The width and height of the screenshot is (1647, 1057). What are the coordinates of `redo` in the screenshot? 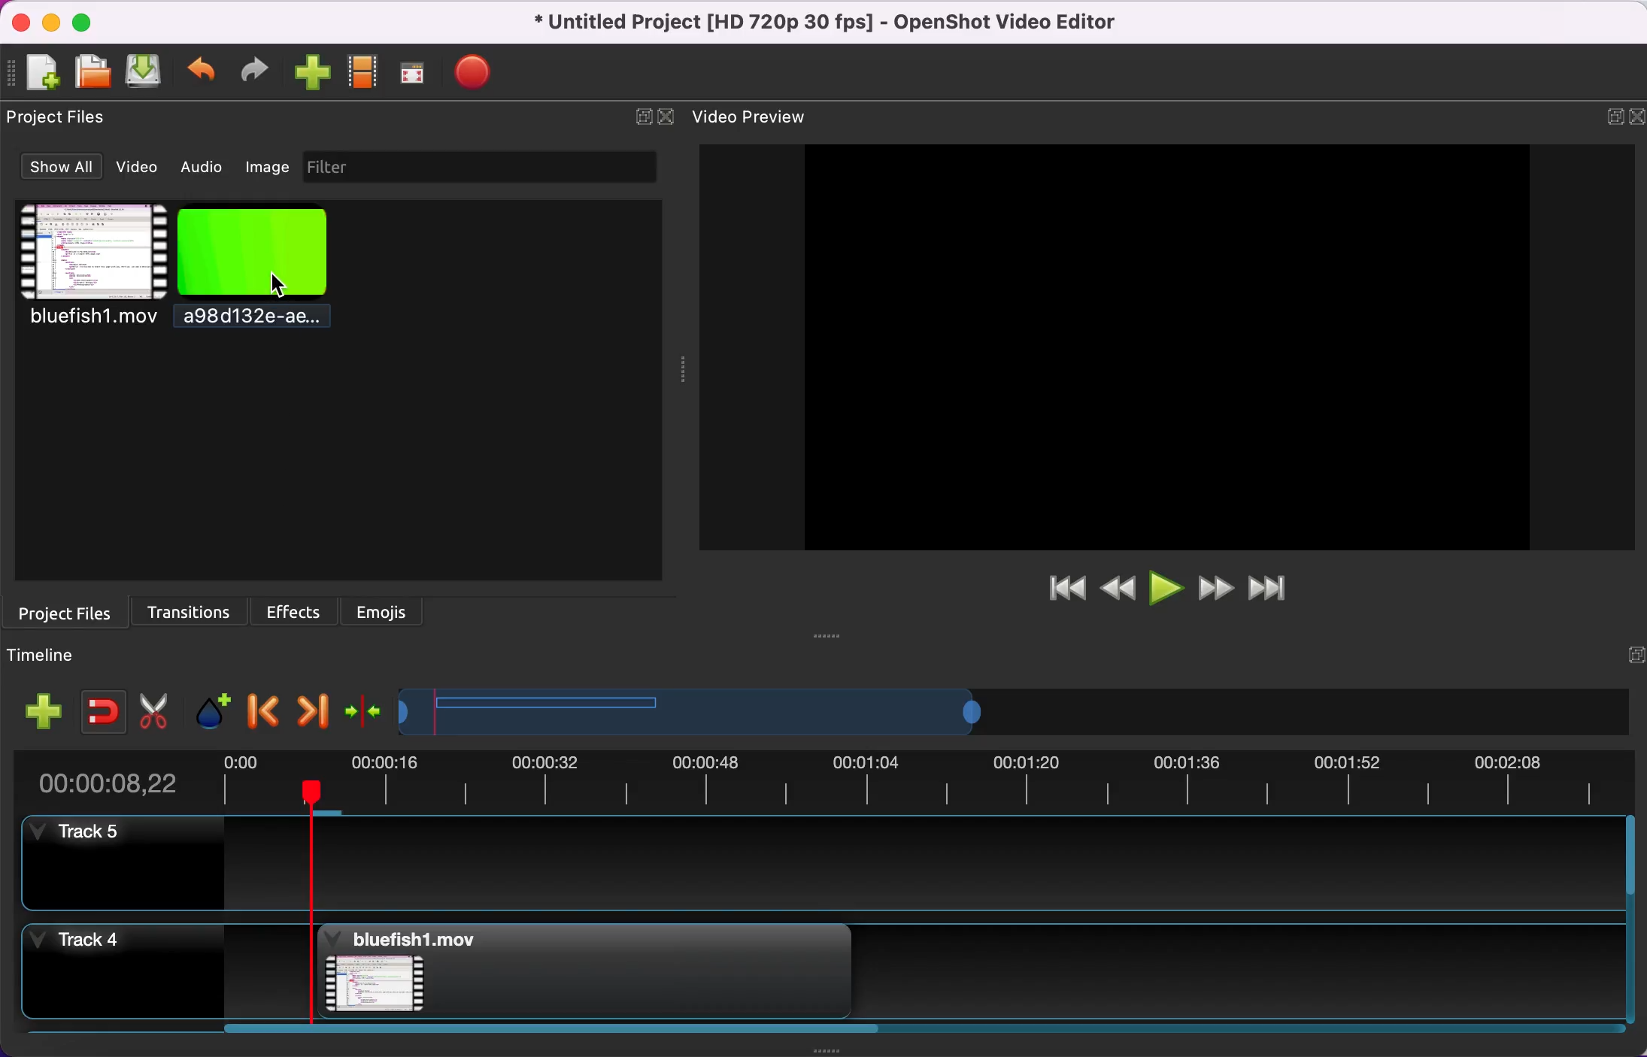 It's located at (252, 69).